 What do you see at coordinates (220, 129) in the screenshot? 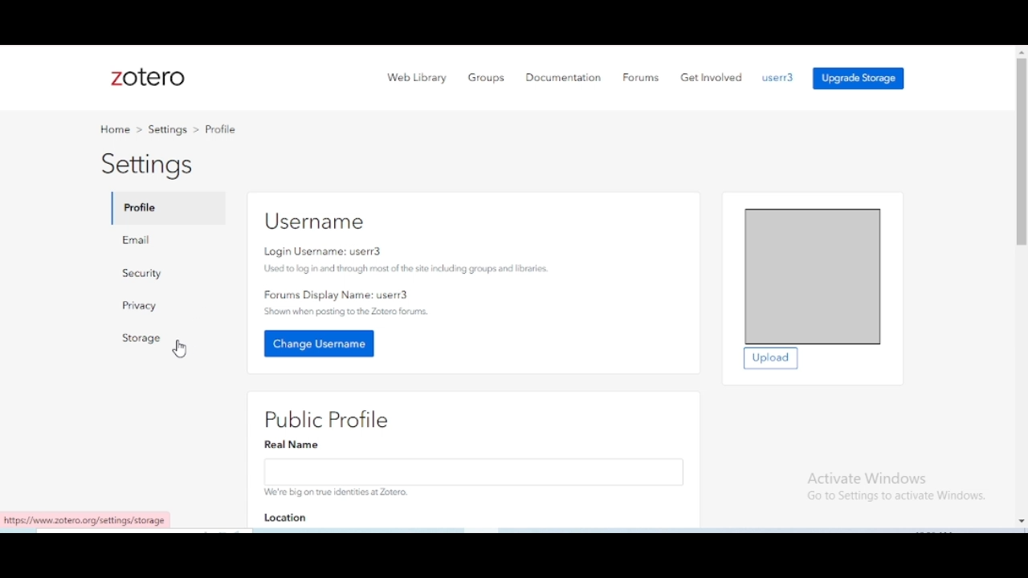
I see `profile` at bounding box center [220, 129].